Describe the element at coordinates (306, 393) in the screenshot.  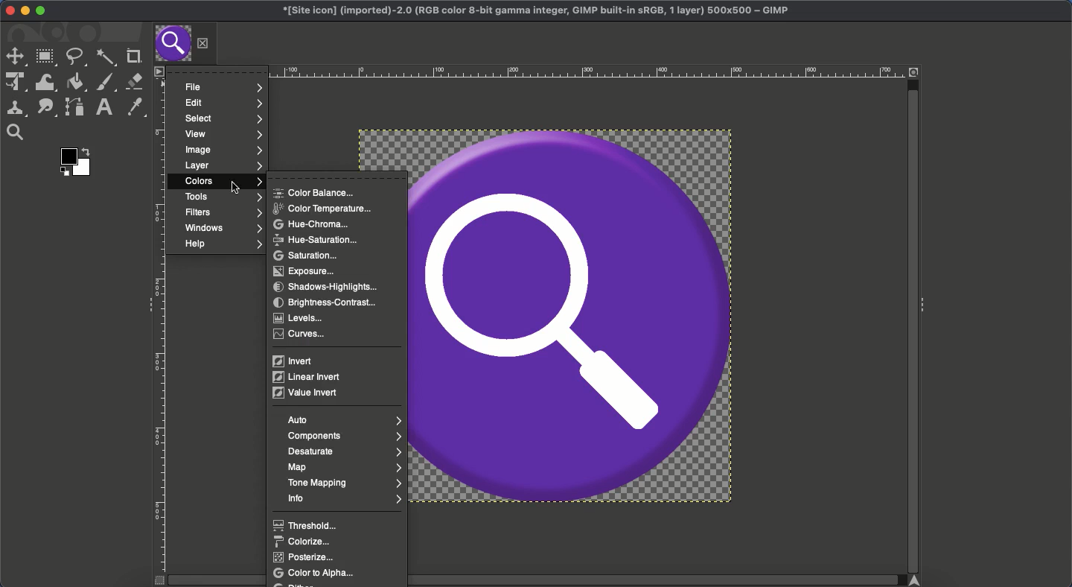
I see `Value invert` at that location.